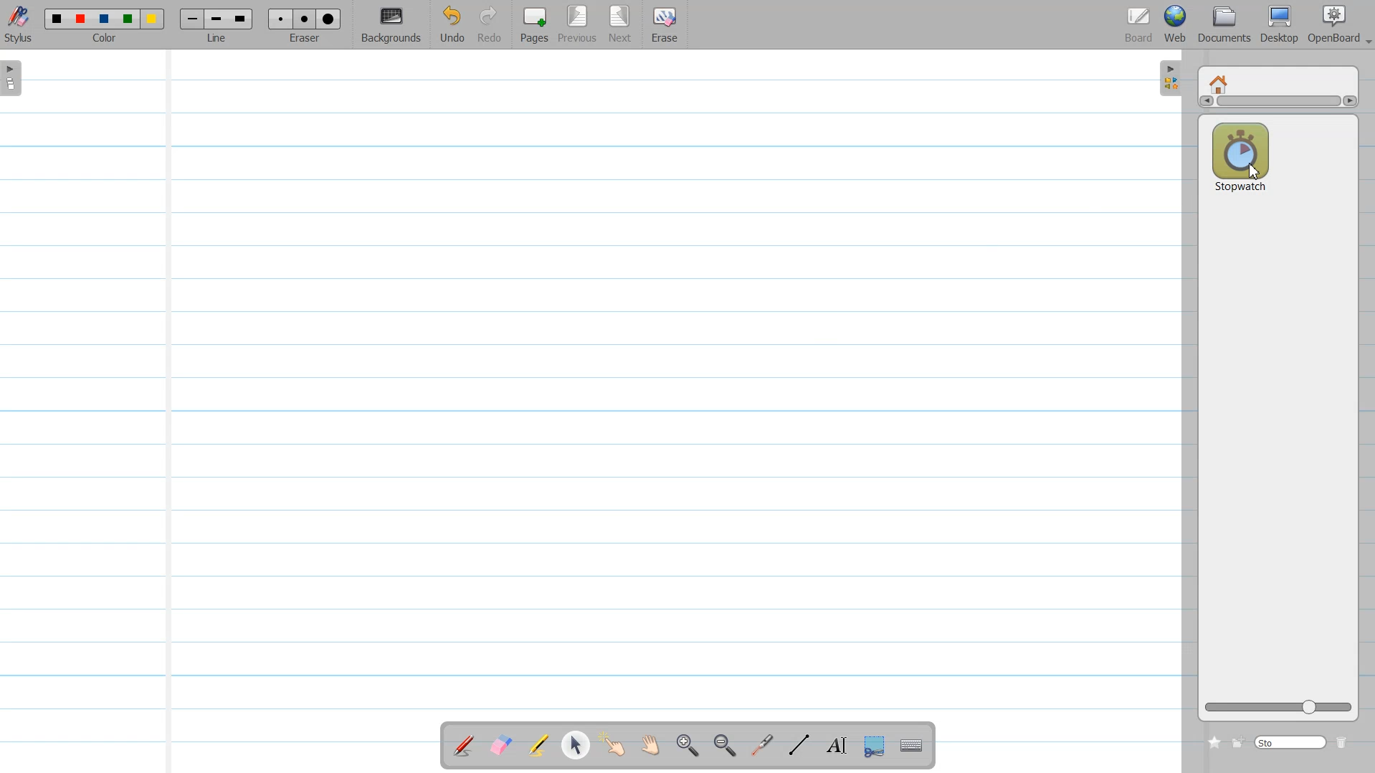 The image size is (1375, 773). Describe the element at coordinates (1255, 171) in the screenshot. I see `Cursor` at that location.